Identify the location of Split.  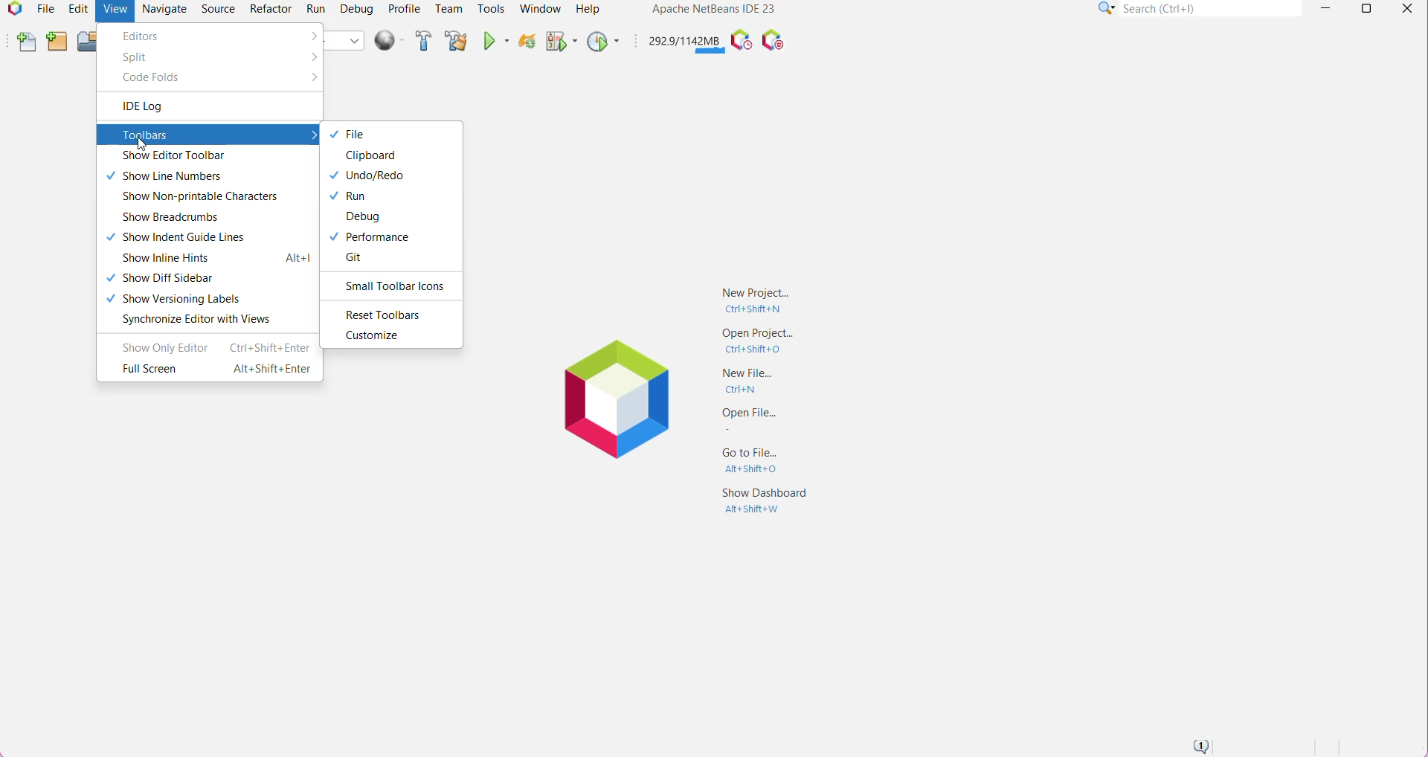
(136, 58).